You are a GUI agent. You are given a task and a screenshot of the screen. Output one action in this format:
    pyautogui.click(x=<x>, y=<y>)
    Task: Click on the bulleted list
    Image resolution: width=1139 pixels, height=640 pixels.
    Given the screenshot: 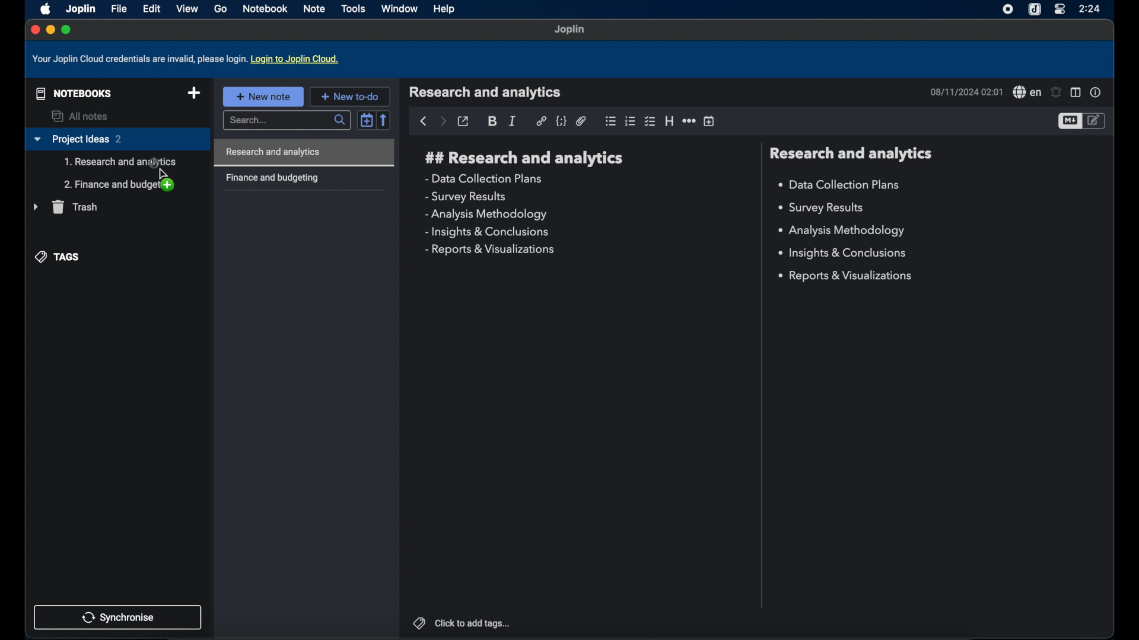 What is the action you would take?
    pyautogui.click(x=610, y=121)
    